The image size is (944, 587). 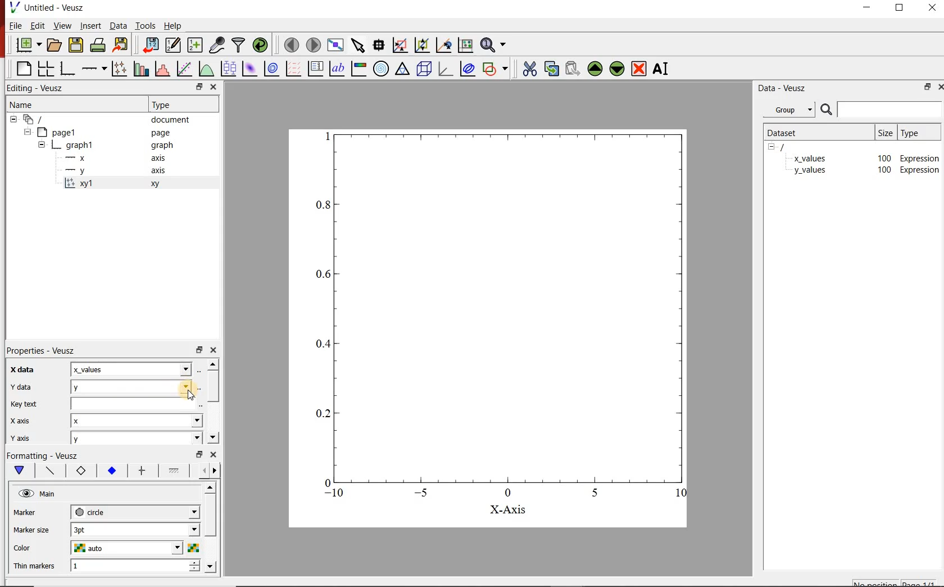 I want to click on cut the selected widget, so click(x=530, y=70).